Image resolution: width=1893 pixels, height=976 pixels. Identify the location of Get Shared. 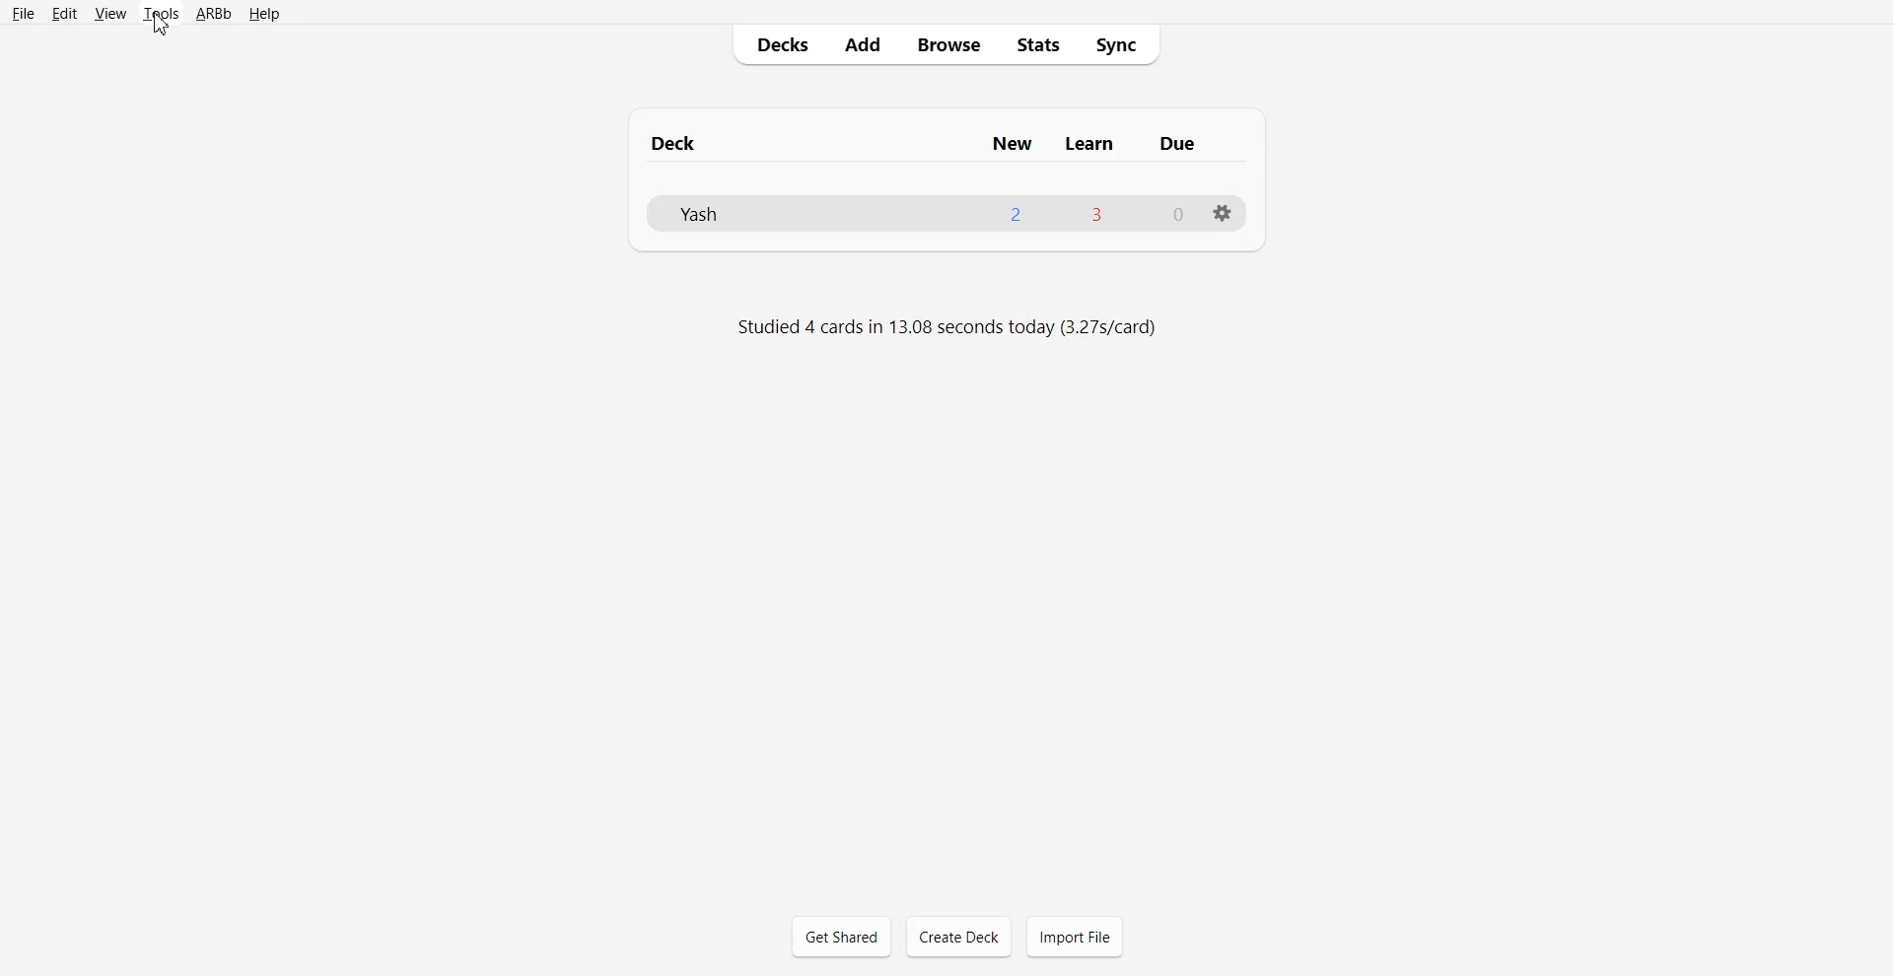
(842, 935).